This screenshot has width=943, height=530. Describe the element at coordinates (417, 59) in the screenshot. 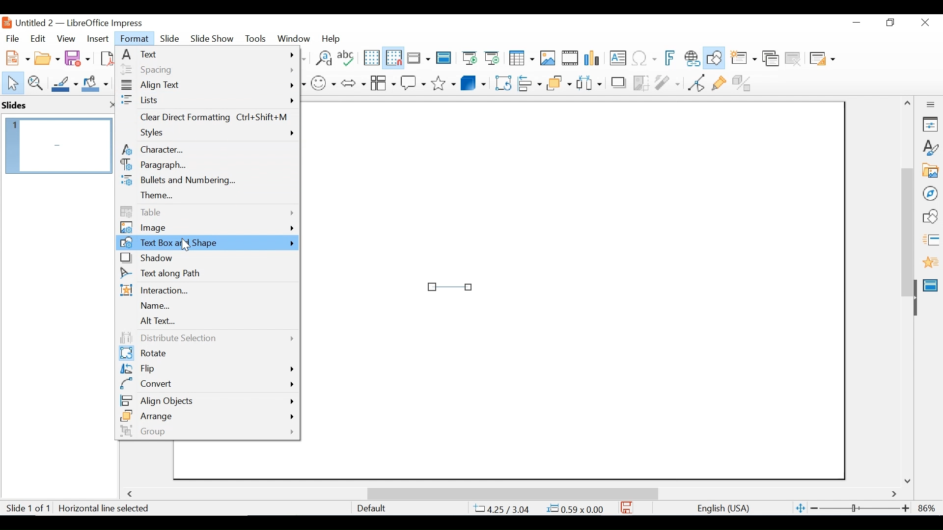

I see `Display Views` at that location.